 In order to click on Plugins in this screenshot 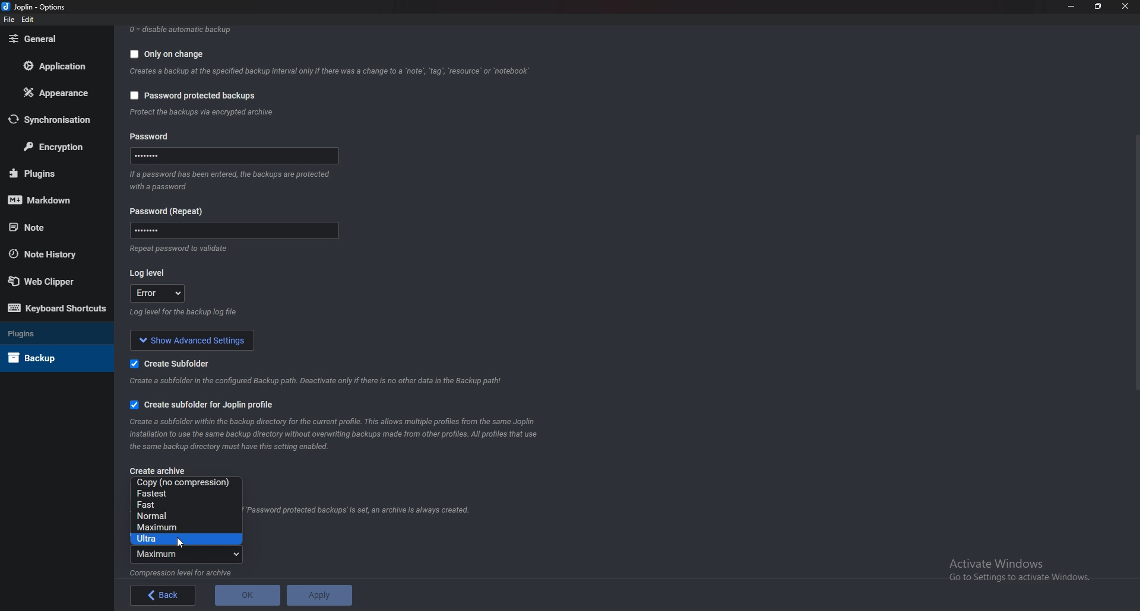, I will do `click(47, 332)`.